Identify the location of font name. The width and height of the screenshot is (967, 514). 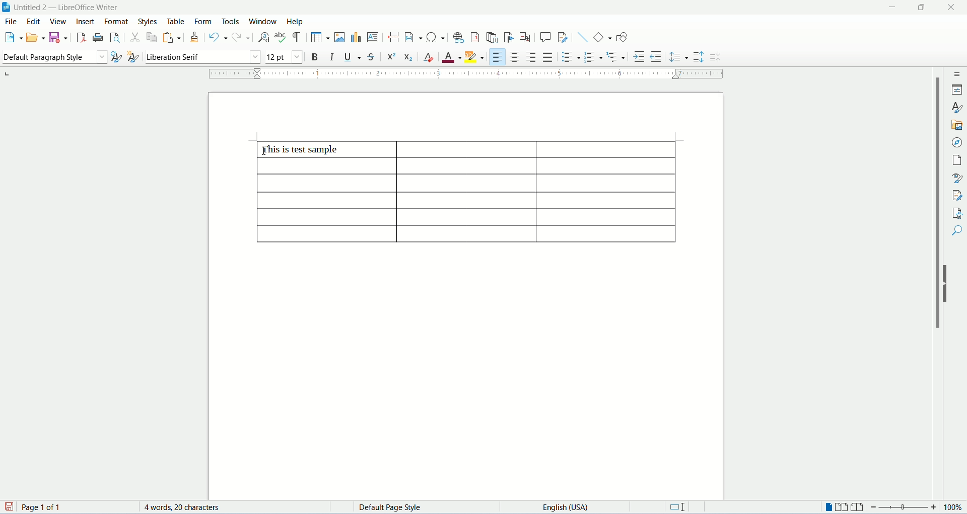
(203, 58).